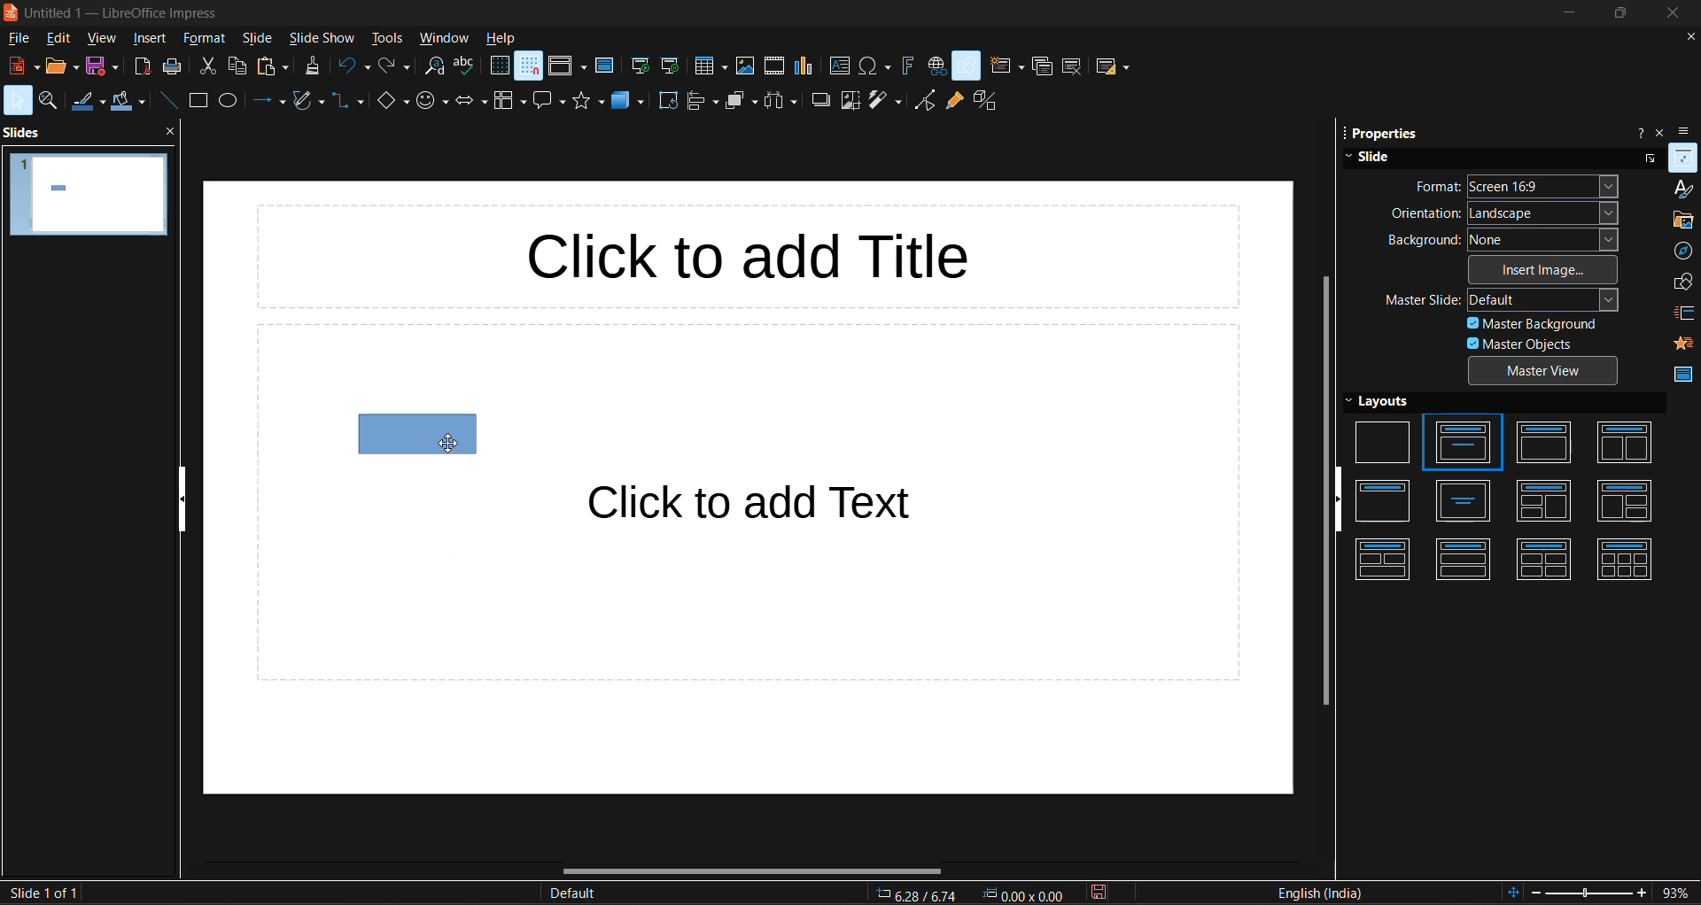  What do you see at coordinates (664, 100) in the screenshot?
I see `rotate` at bounding box center [664, 100].